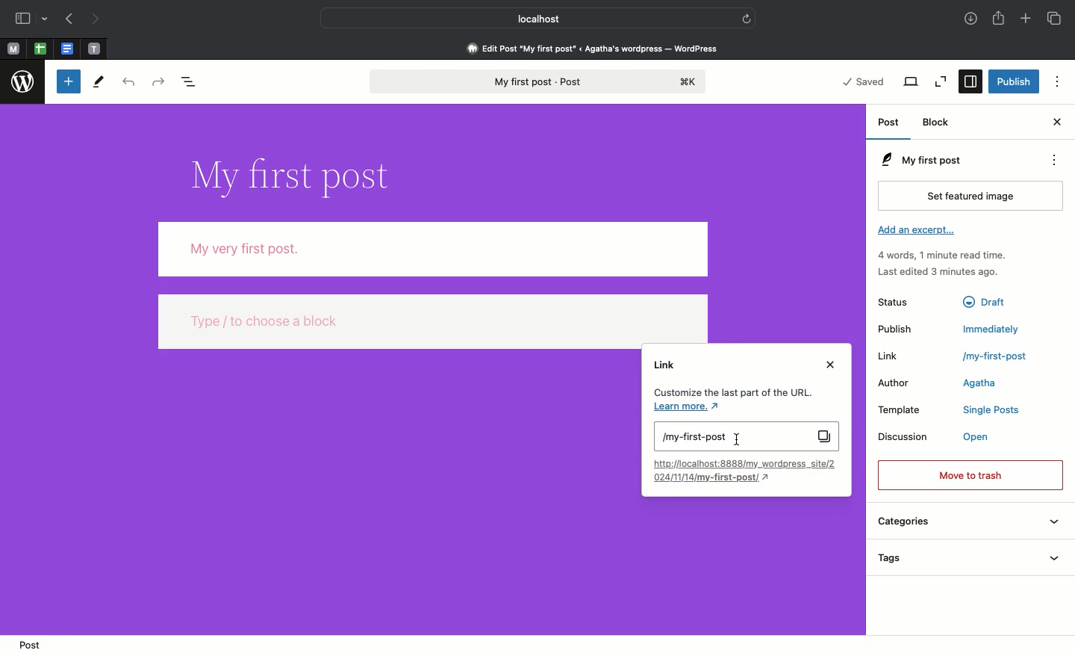 This screenshot has width=1075, height=653. What do you see at coordinates (914, 230) in the screenshot?
I see `Add an excerpt` at bounding box center [914, 230].